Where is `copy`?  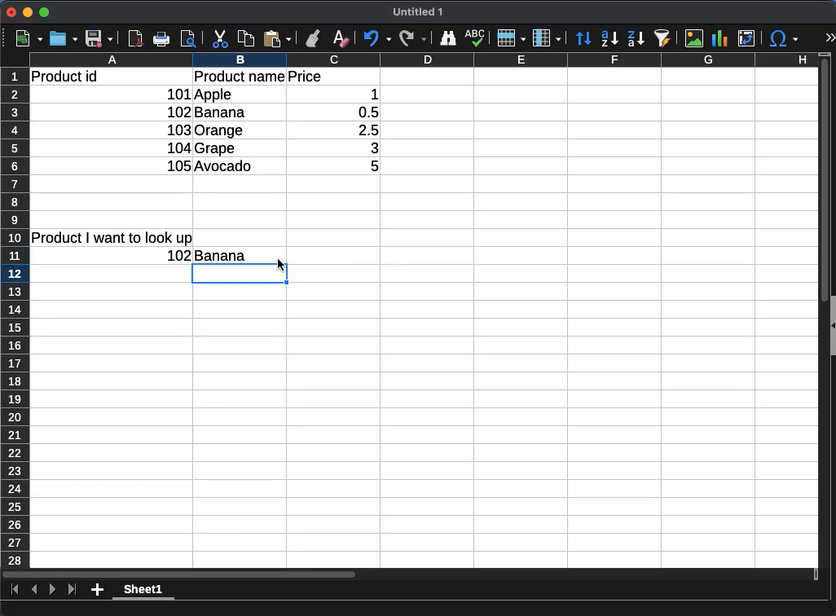
copy is located at coordinates (246, 38).